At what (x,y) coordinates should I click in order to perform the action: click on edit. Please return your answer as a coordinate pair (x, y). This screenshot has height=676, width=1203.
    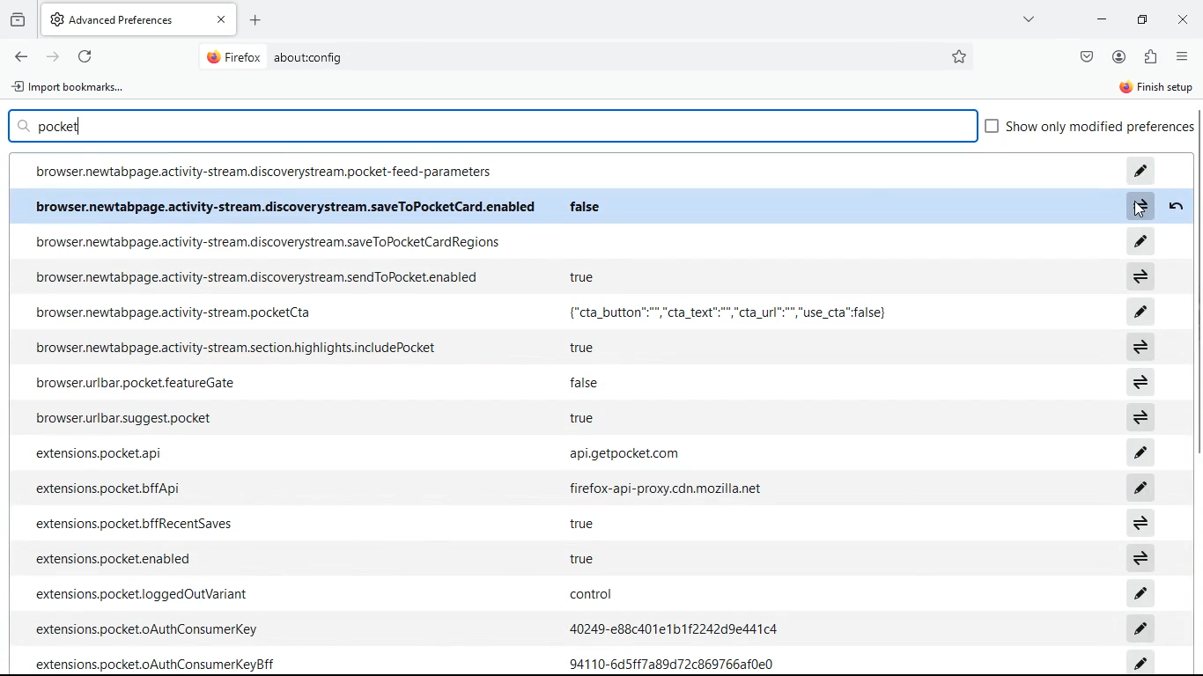
    Looking at the image, I should click on (1139, 240).